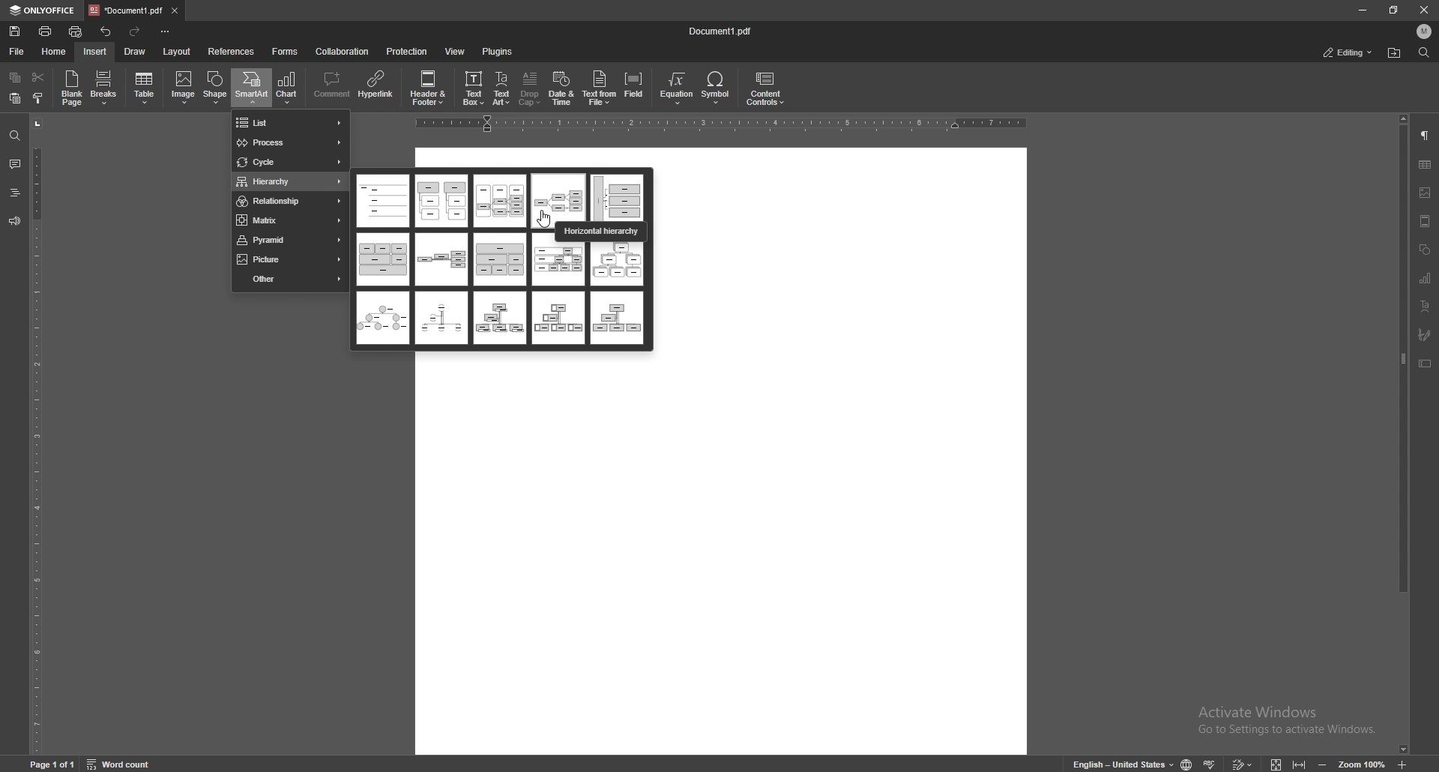  What do you see at coordinates (290, 142) in the screenshot?
I see `process` at bounding box center [290, 142].